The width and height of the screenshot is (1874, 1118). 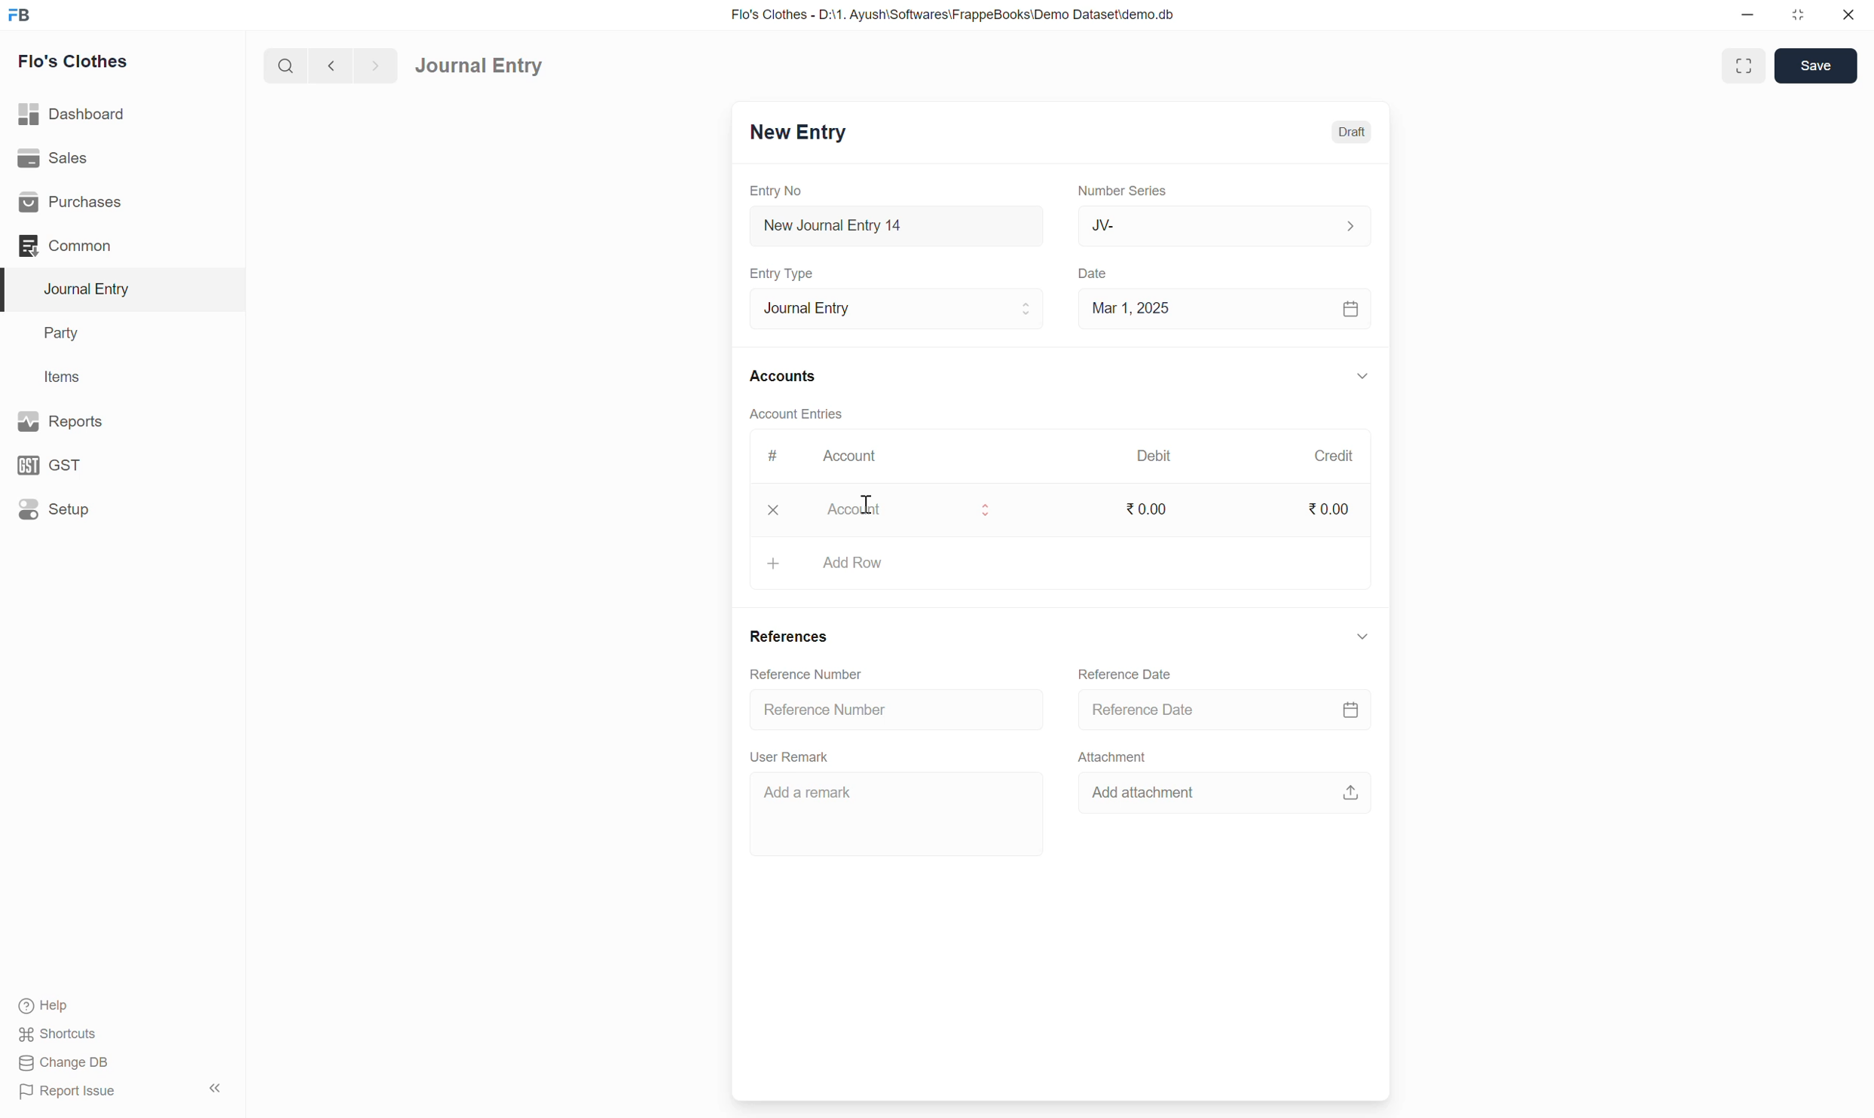 What do you see at coordinates (1817, 66) in the screenshot?
I see `Save` at bounding box center [1817, 66].